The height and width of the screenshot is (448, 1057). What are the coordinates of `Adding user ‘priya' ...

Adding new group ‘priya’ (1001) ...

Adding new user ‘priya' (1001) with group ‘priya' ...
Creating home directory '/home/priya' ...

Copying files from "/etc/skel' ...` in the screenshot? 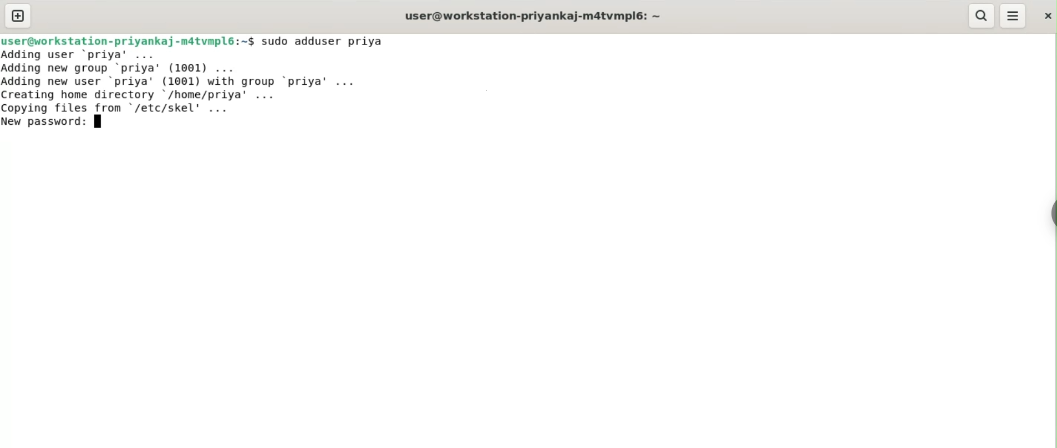 It's located at (185, 82).